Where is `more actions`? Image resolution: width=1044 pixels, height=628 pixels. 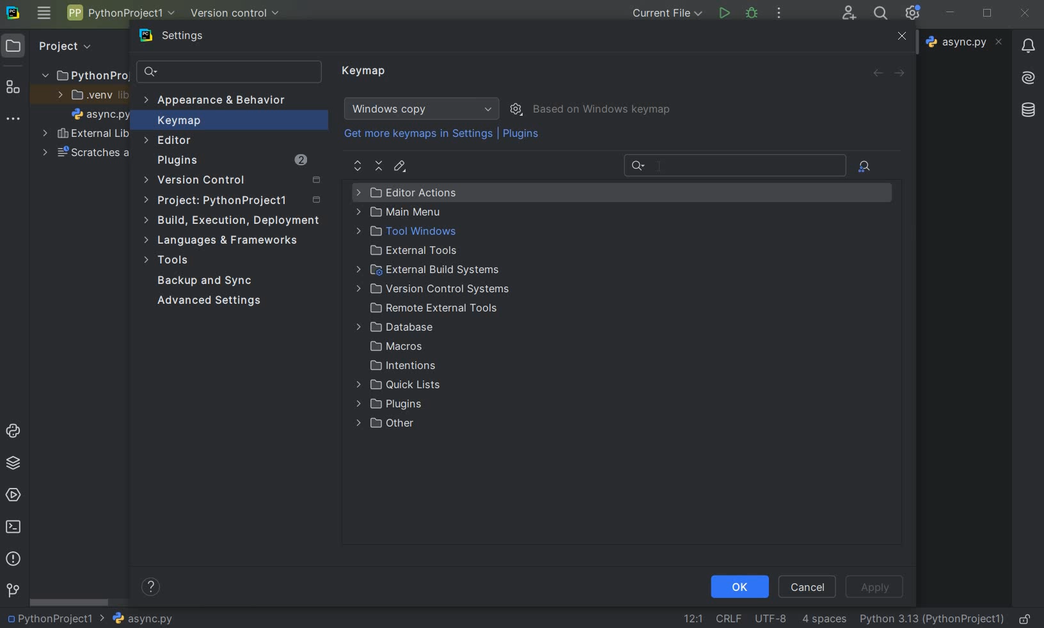 more actions is located at coordinates (779, 14).